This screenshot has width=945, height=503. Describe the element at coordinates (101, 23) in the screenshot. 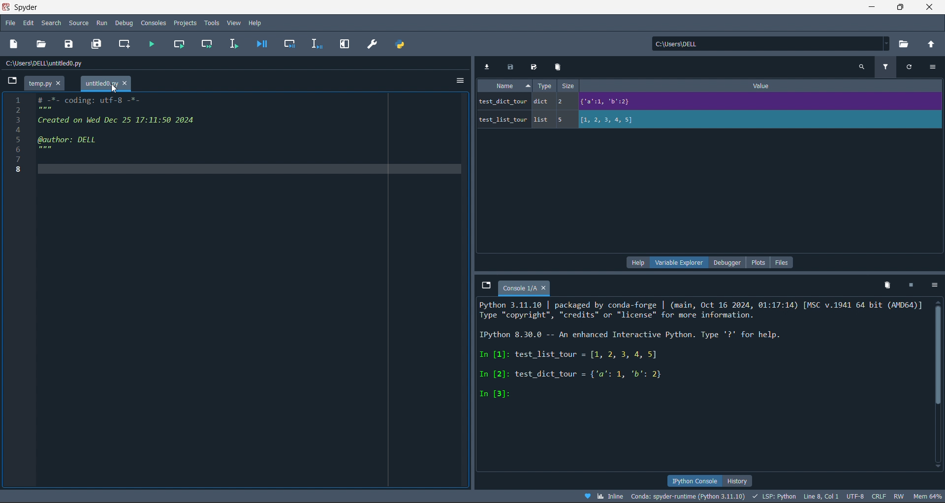

I see `run` at that location.